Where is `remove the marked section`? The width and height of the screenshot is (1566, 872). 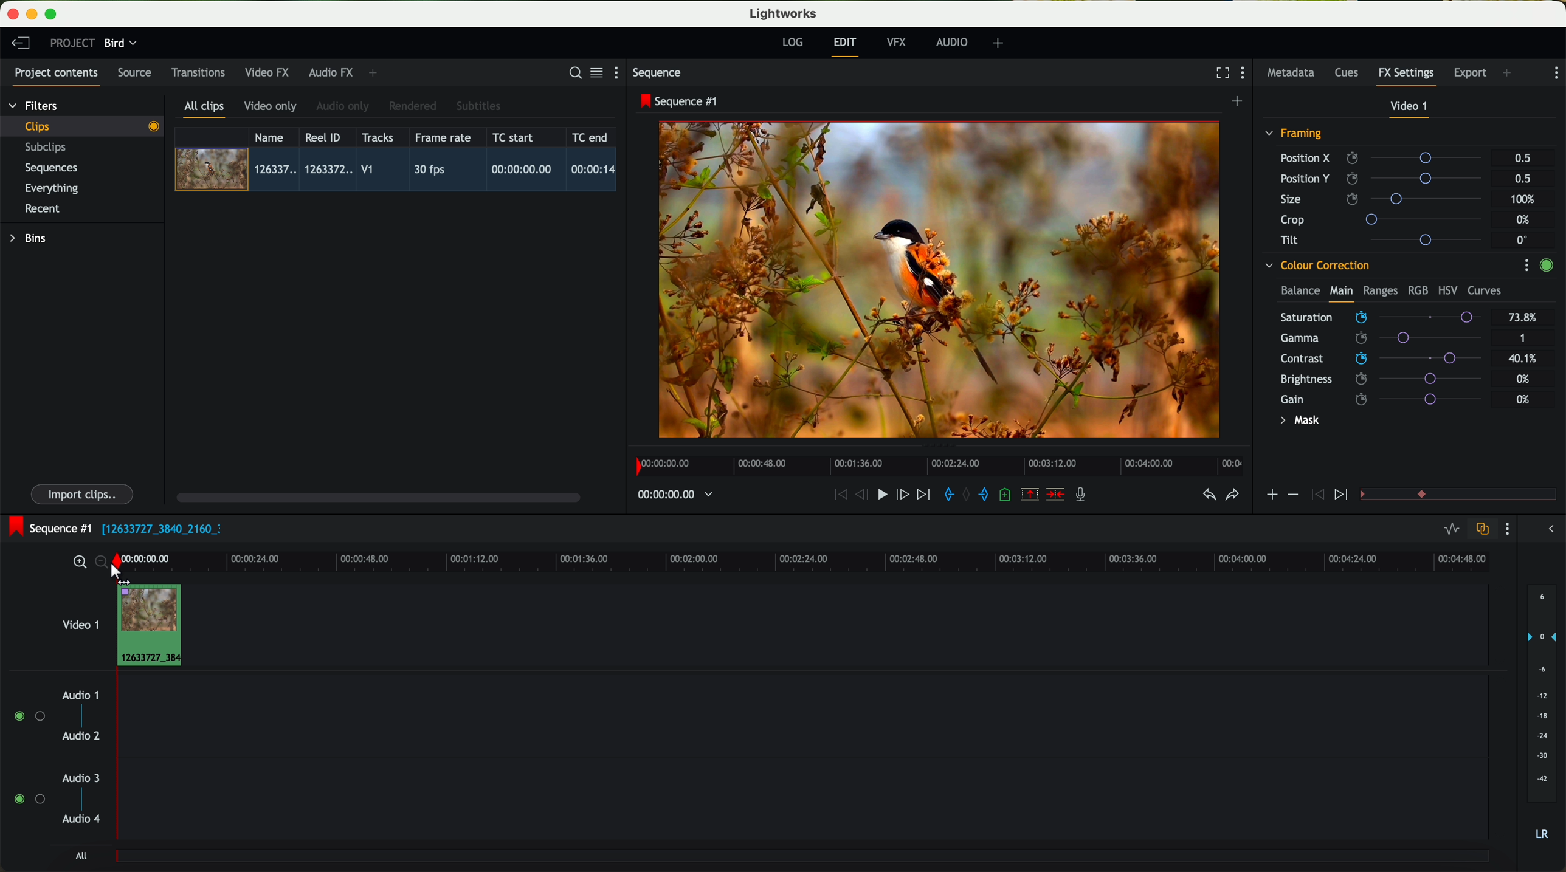
remove the marked section is located at coordinates (1031, 495).